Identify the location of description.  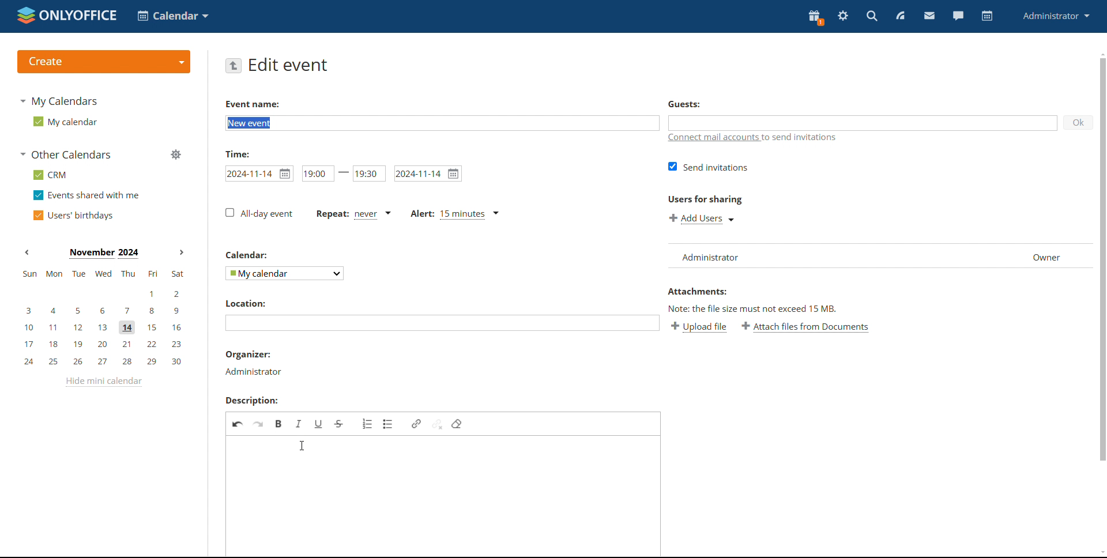
(253, 400).